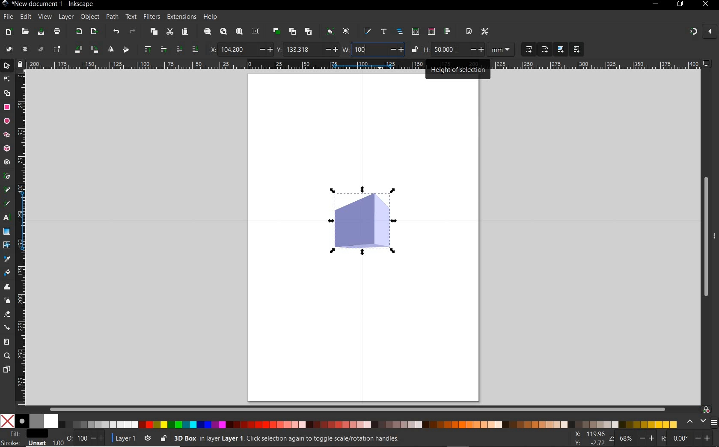 This screenshot has height=447, width=719. I want to click on path, so click(111, 16).